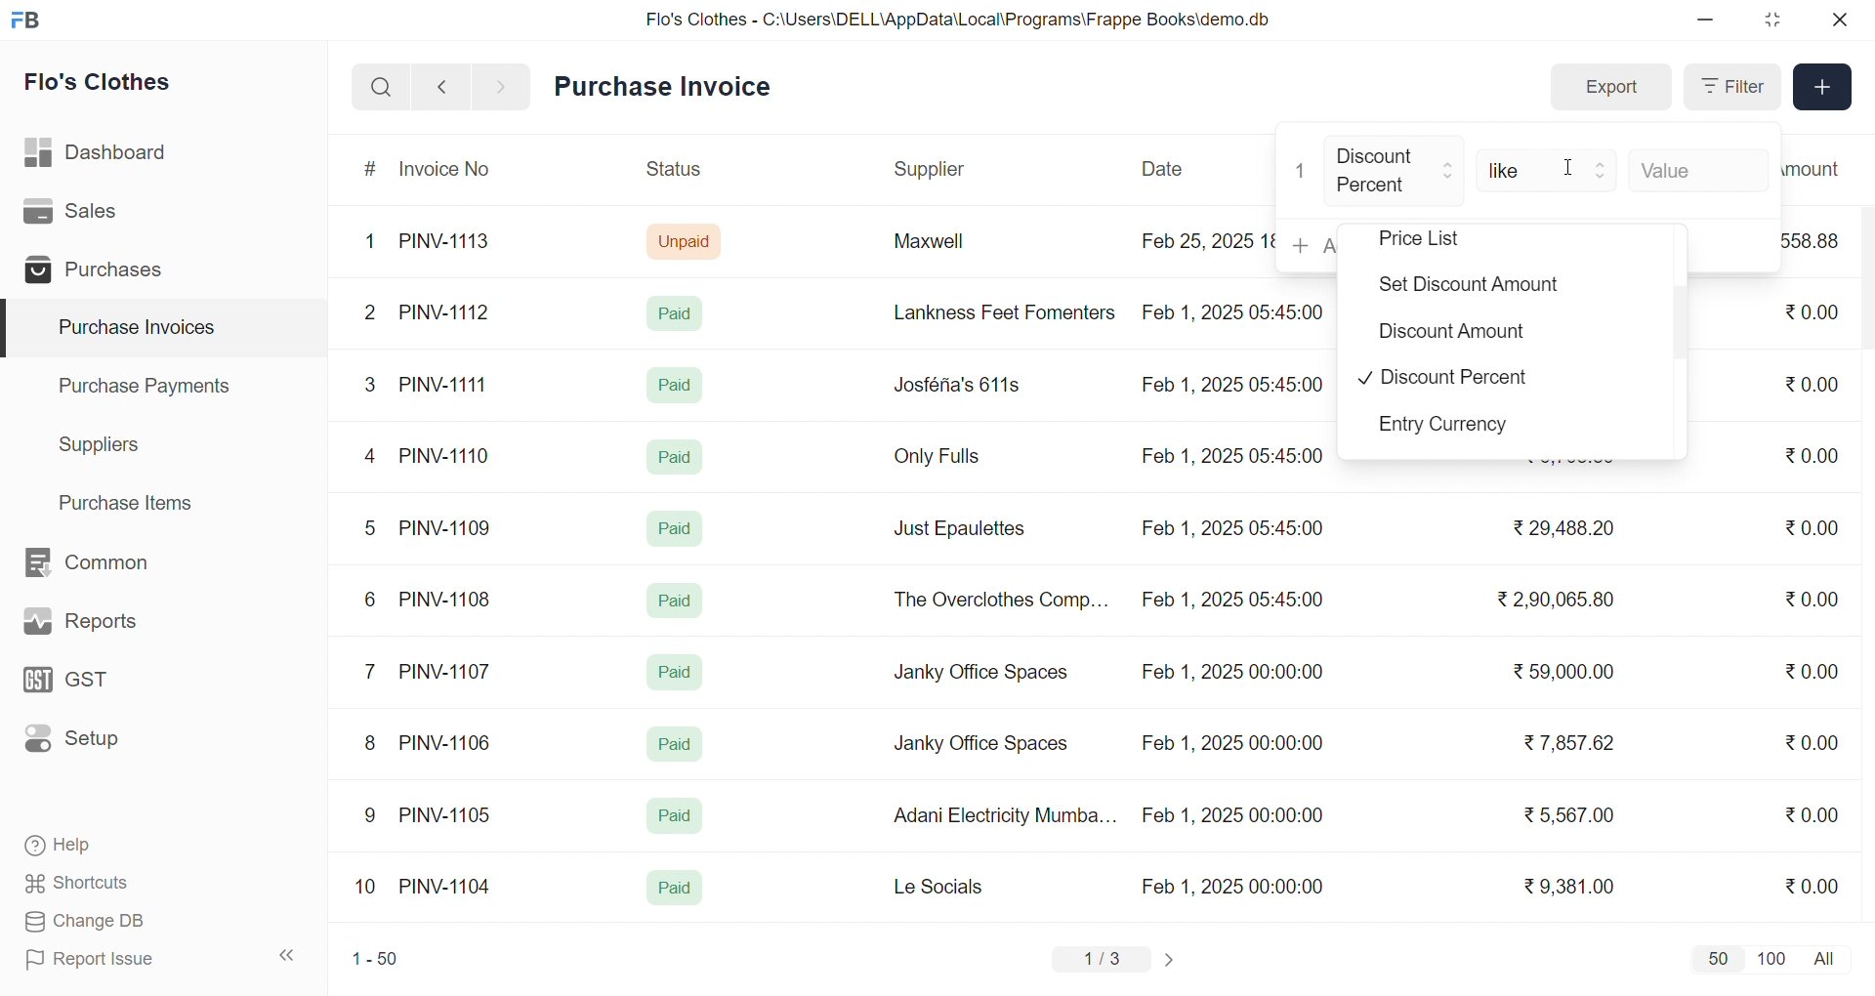  What do you see at coordinates (1103, 961) in the screenshot?
I see `1/3` at bounding box center [1103, 961].